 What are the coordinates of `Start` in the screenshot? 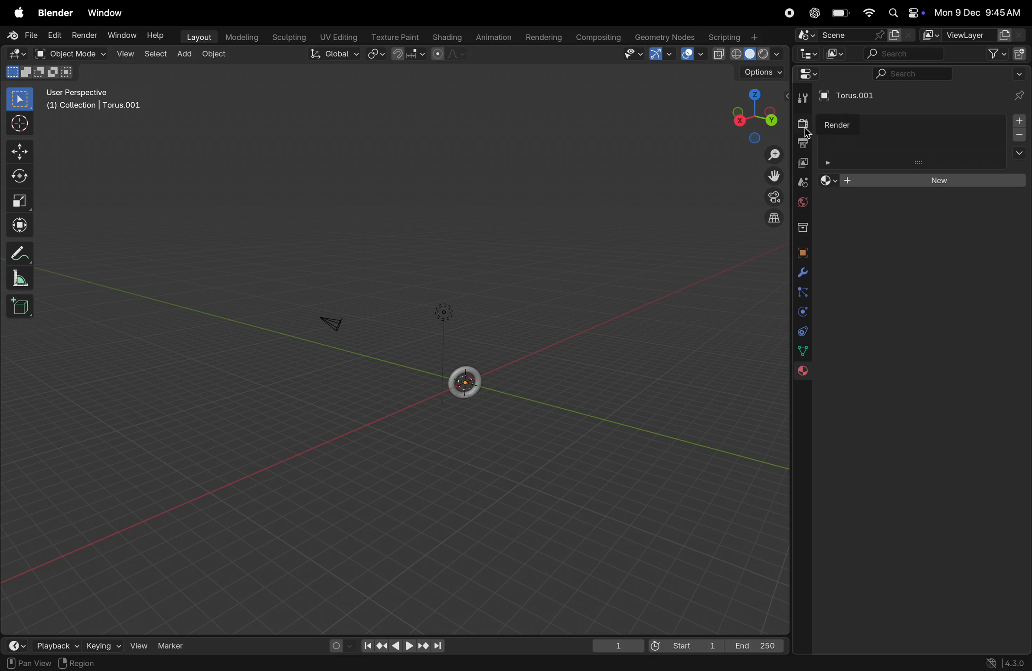 It's located at (683, 645).